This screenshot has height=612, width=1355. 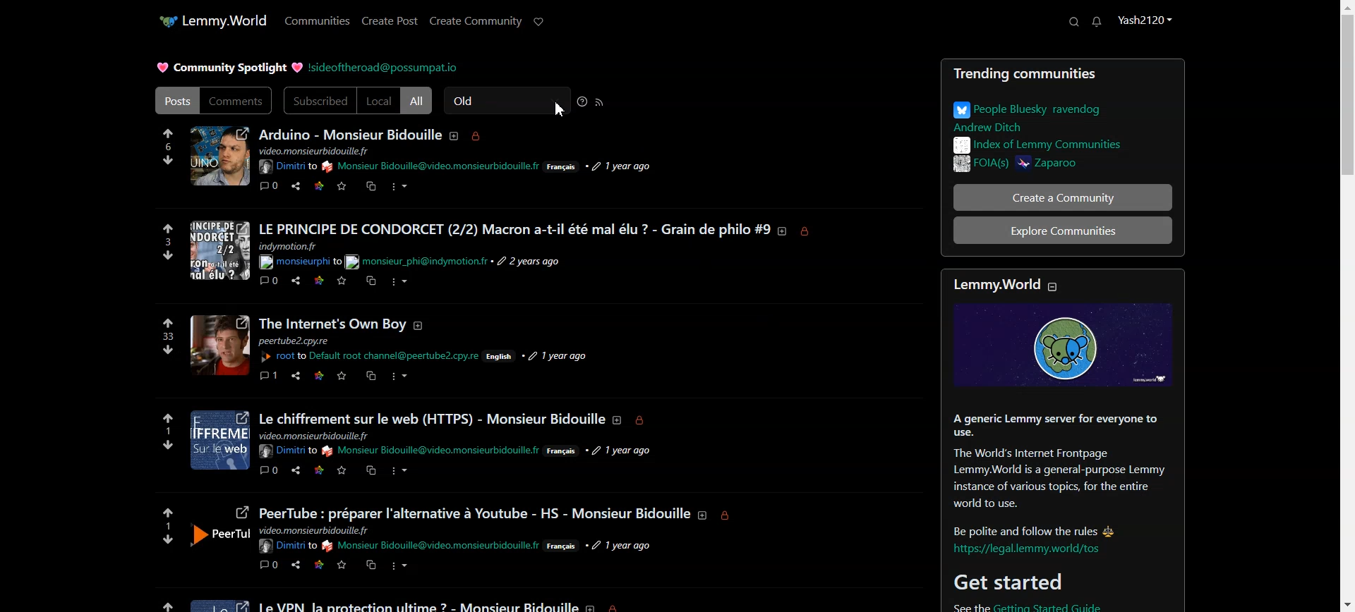 What do you see at coordinates (162, 539) in the screenshot?
I see `downvotes` at bounding box center [162, 539].